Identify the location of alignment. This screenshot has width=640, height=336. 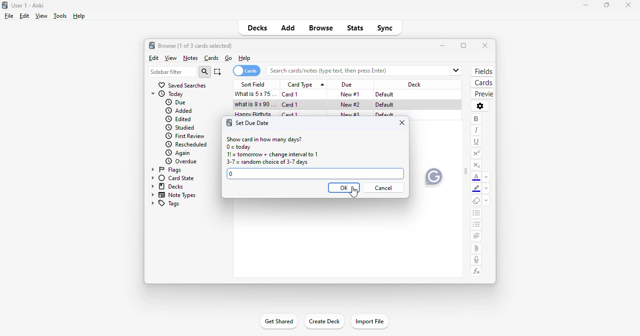
(476, 236).